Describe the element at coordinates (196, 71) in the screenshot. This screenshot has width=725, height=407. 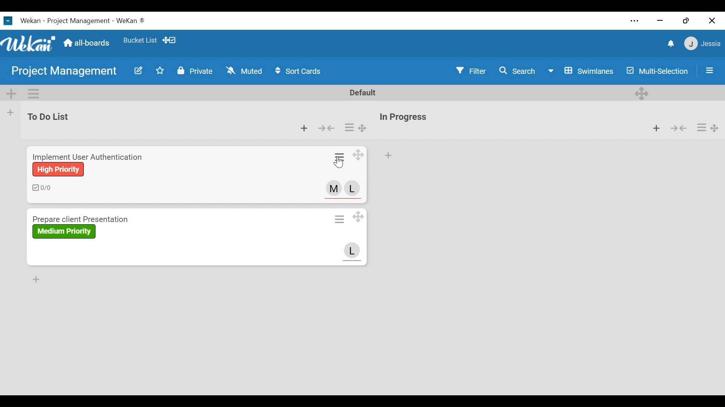
I see `Private` at that location.